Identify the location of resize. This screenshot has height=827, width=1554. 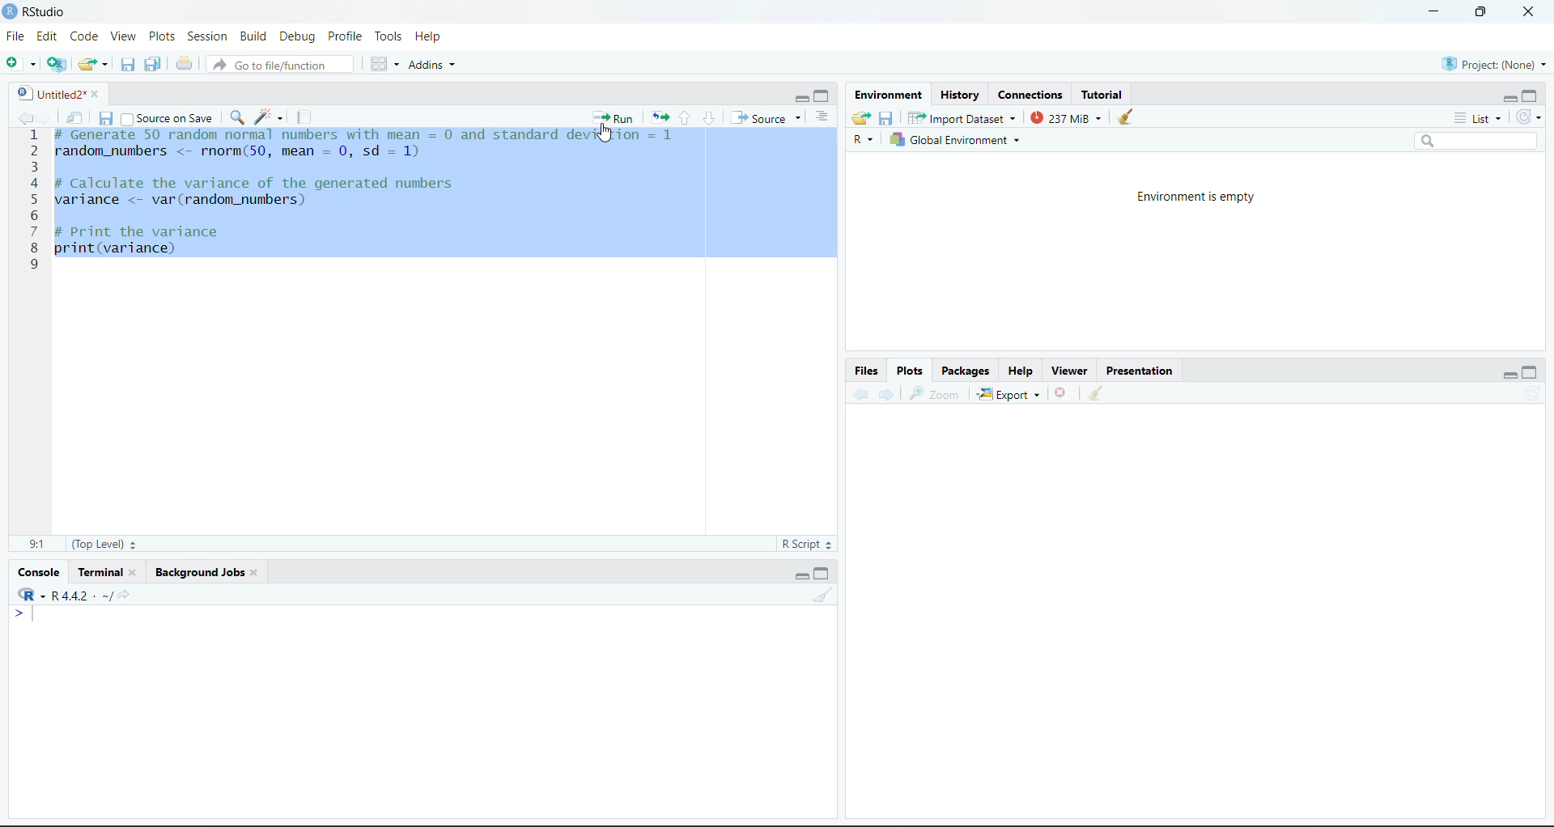
(1481, 11).